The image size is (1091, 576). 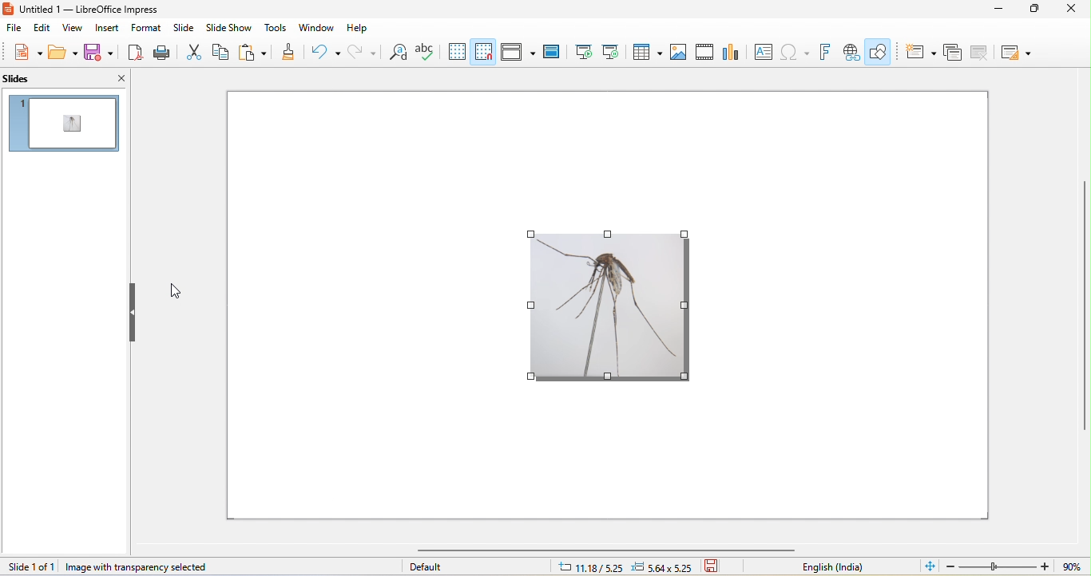 What do you see at coordinates (162, 53) in the screenshot?
I see `Print` at bounding box center [162, 53].